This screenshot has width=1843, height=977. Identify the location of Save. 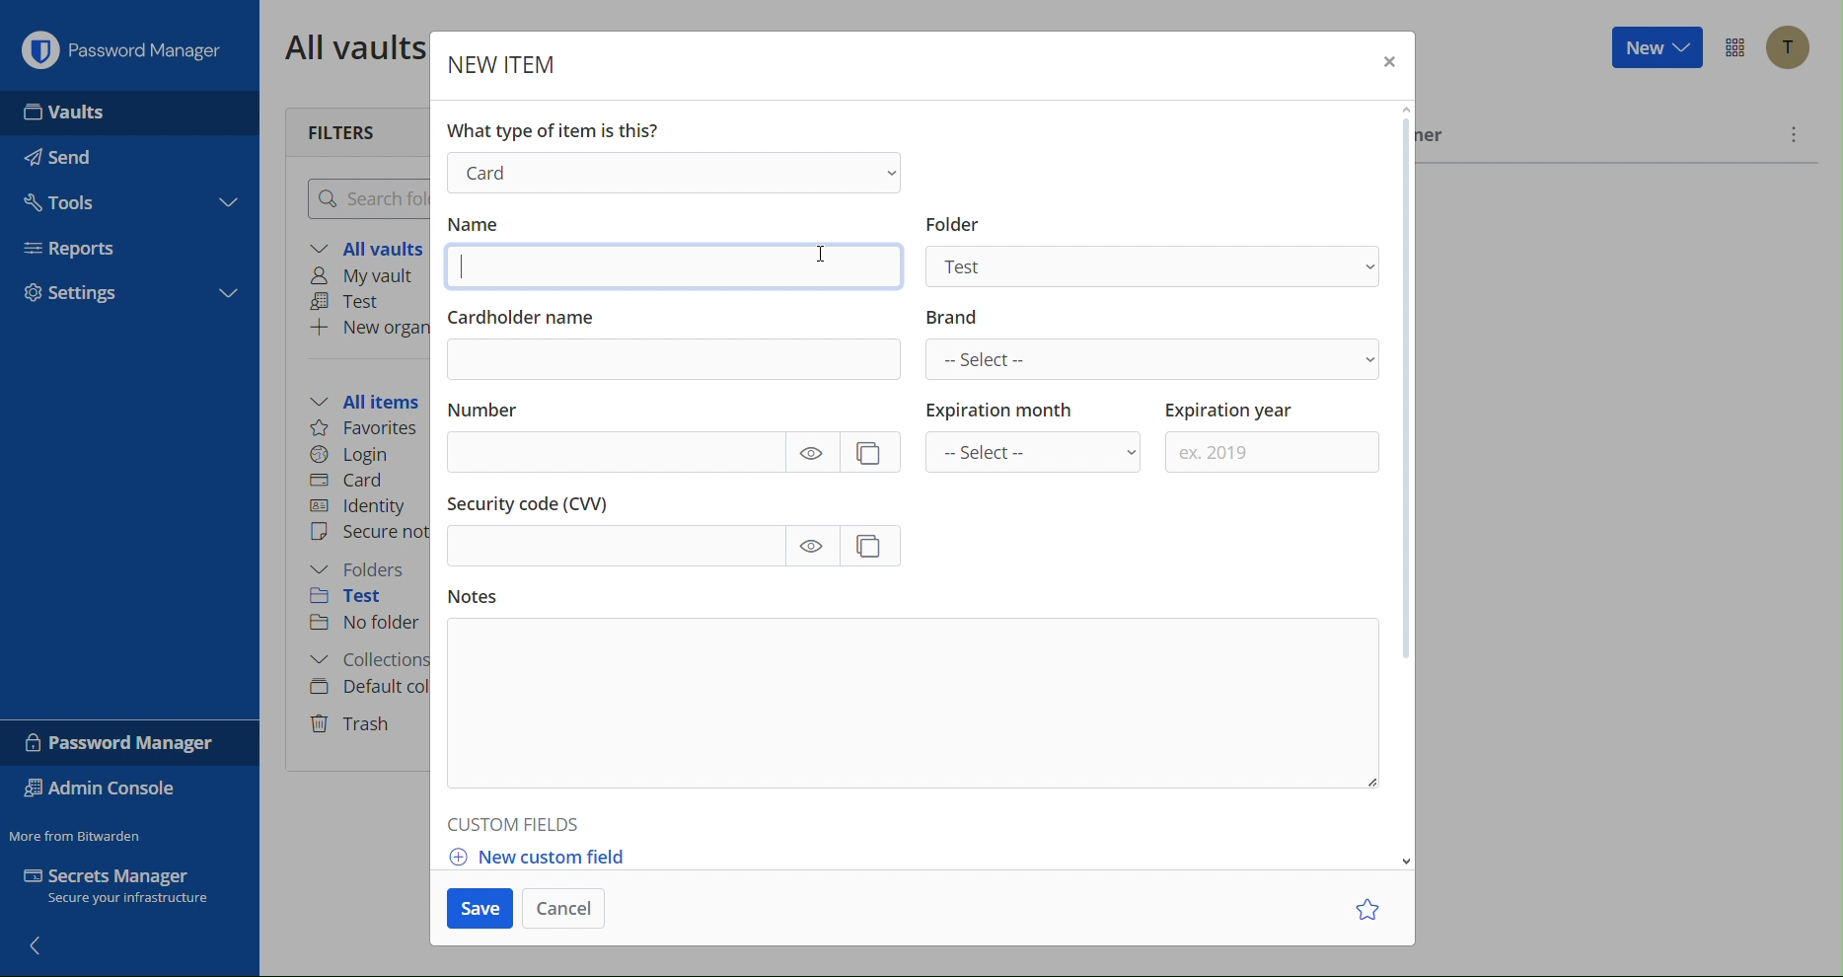
(473, 909).